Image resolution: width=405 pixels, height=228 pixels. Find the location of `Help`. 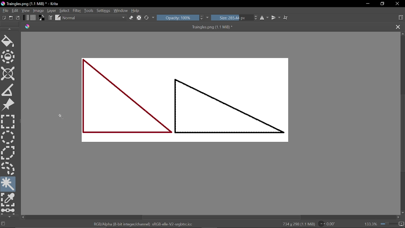

Help is located at coordinates (136, 10).